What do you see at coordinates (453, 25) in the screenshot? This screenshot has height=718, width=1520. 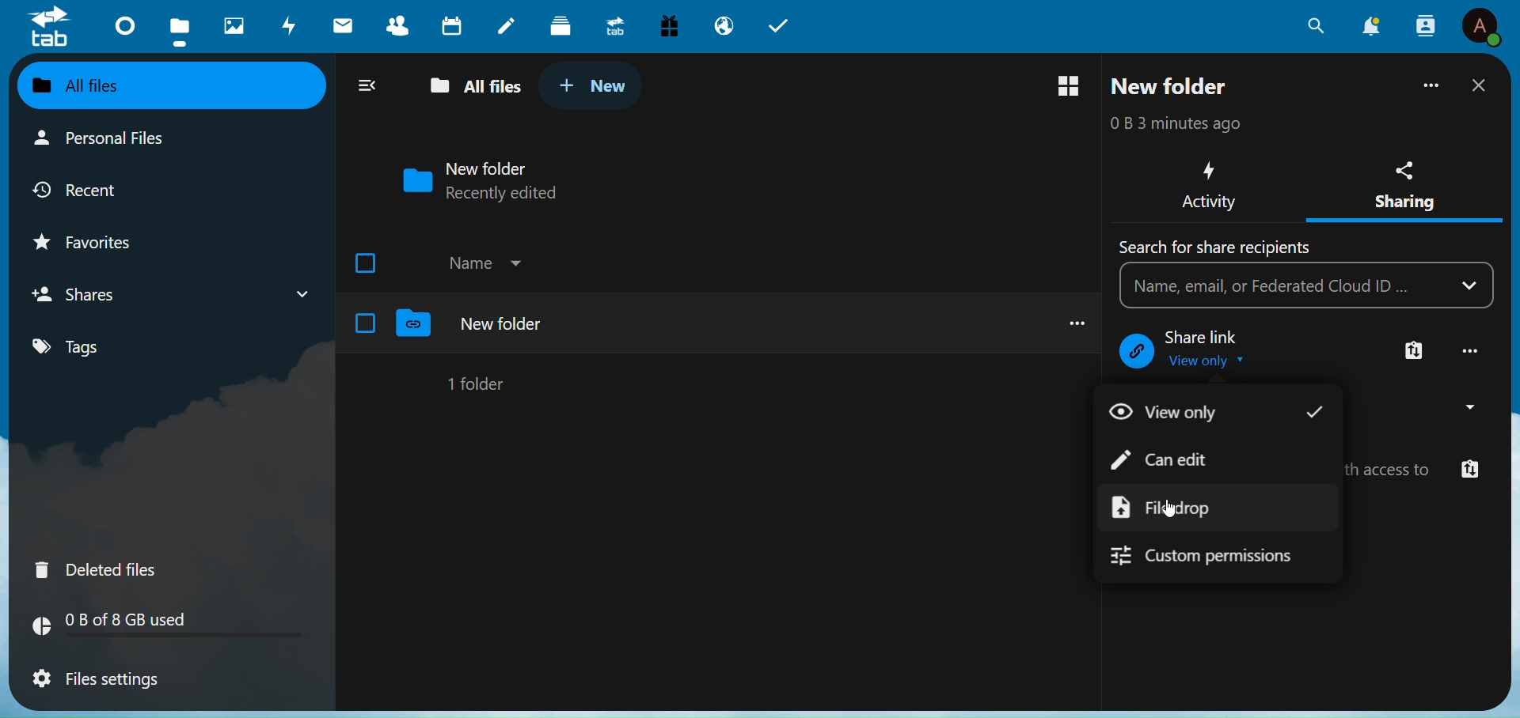 I see `Calendar` at bounding box center [453, 25].